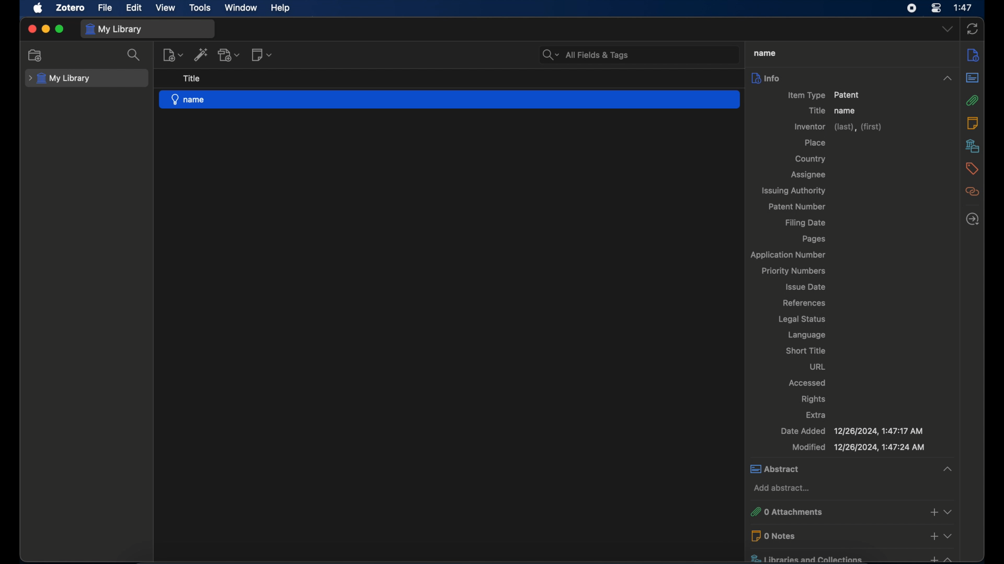 The image size is (1004, 564). Describe the element at coordinates (948, 29) in the screenshot. I see `dropdown` at that location.